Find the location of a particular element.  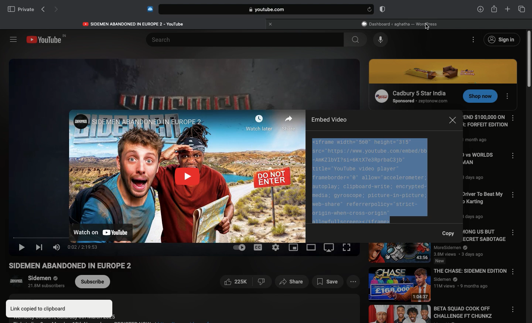

Share is located at coordinates (292, 282).